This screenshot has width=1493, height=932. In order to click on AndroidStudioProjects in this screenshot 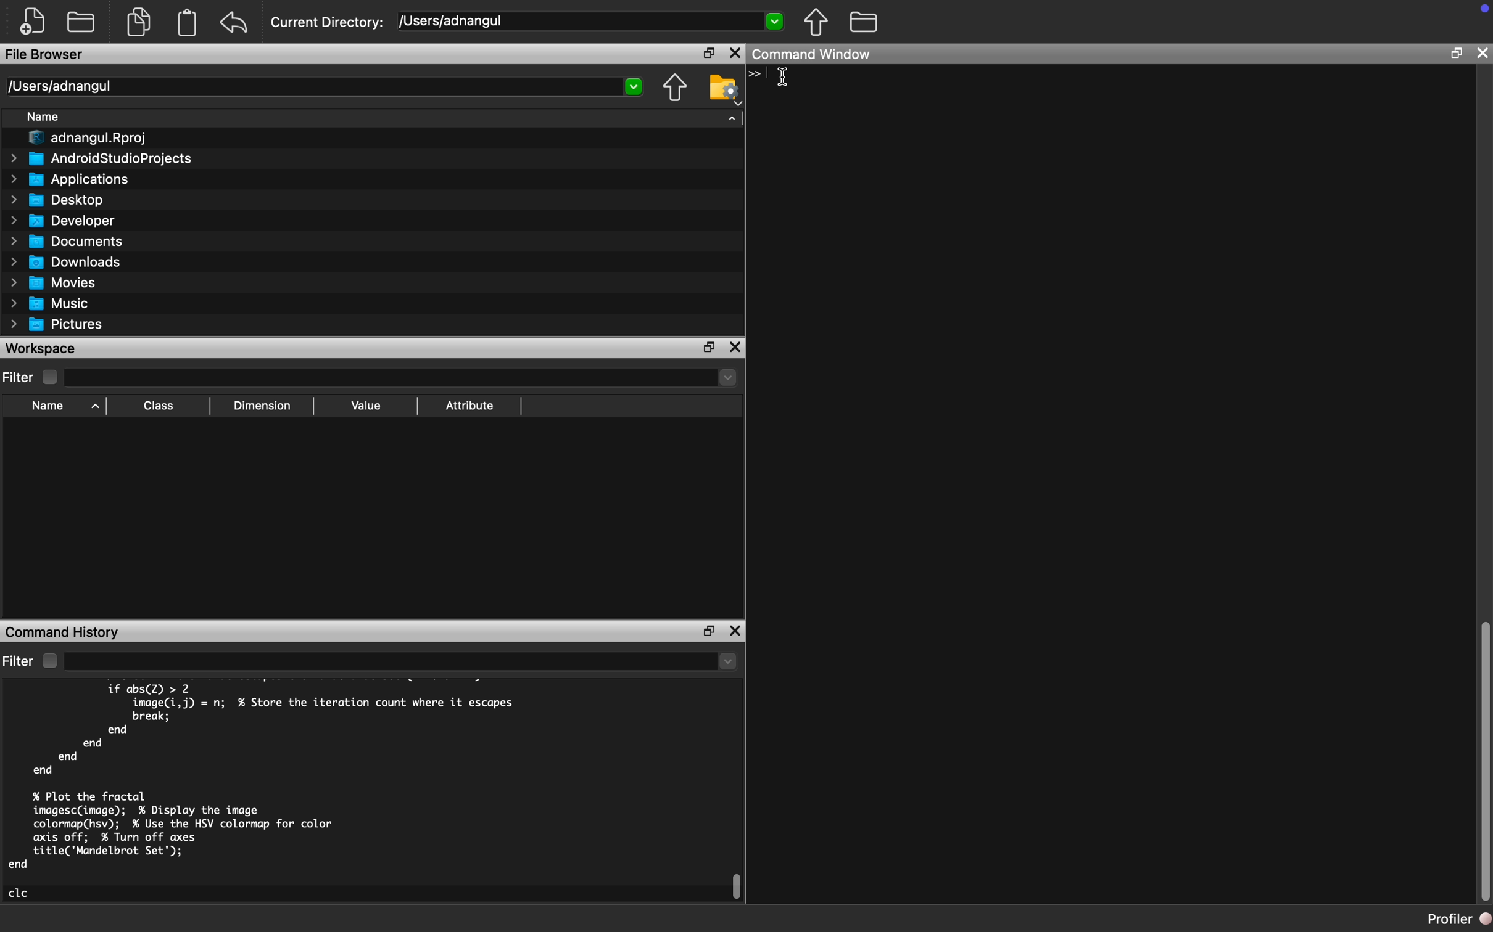, I will do `click(101, 158)`.